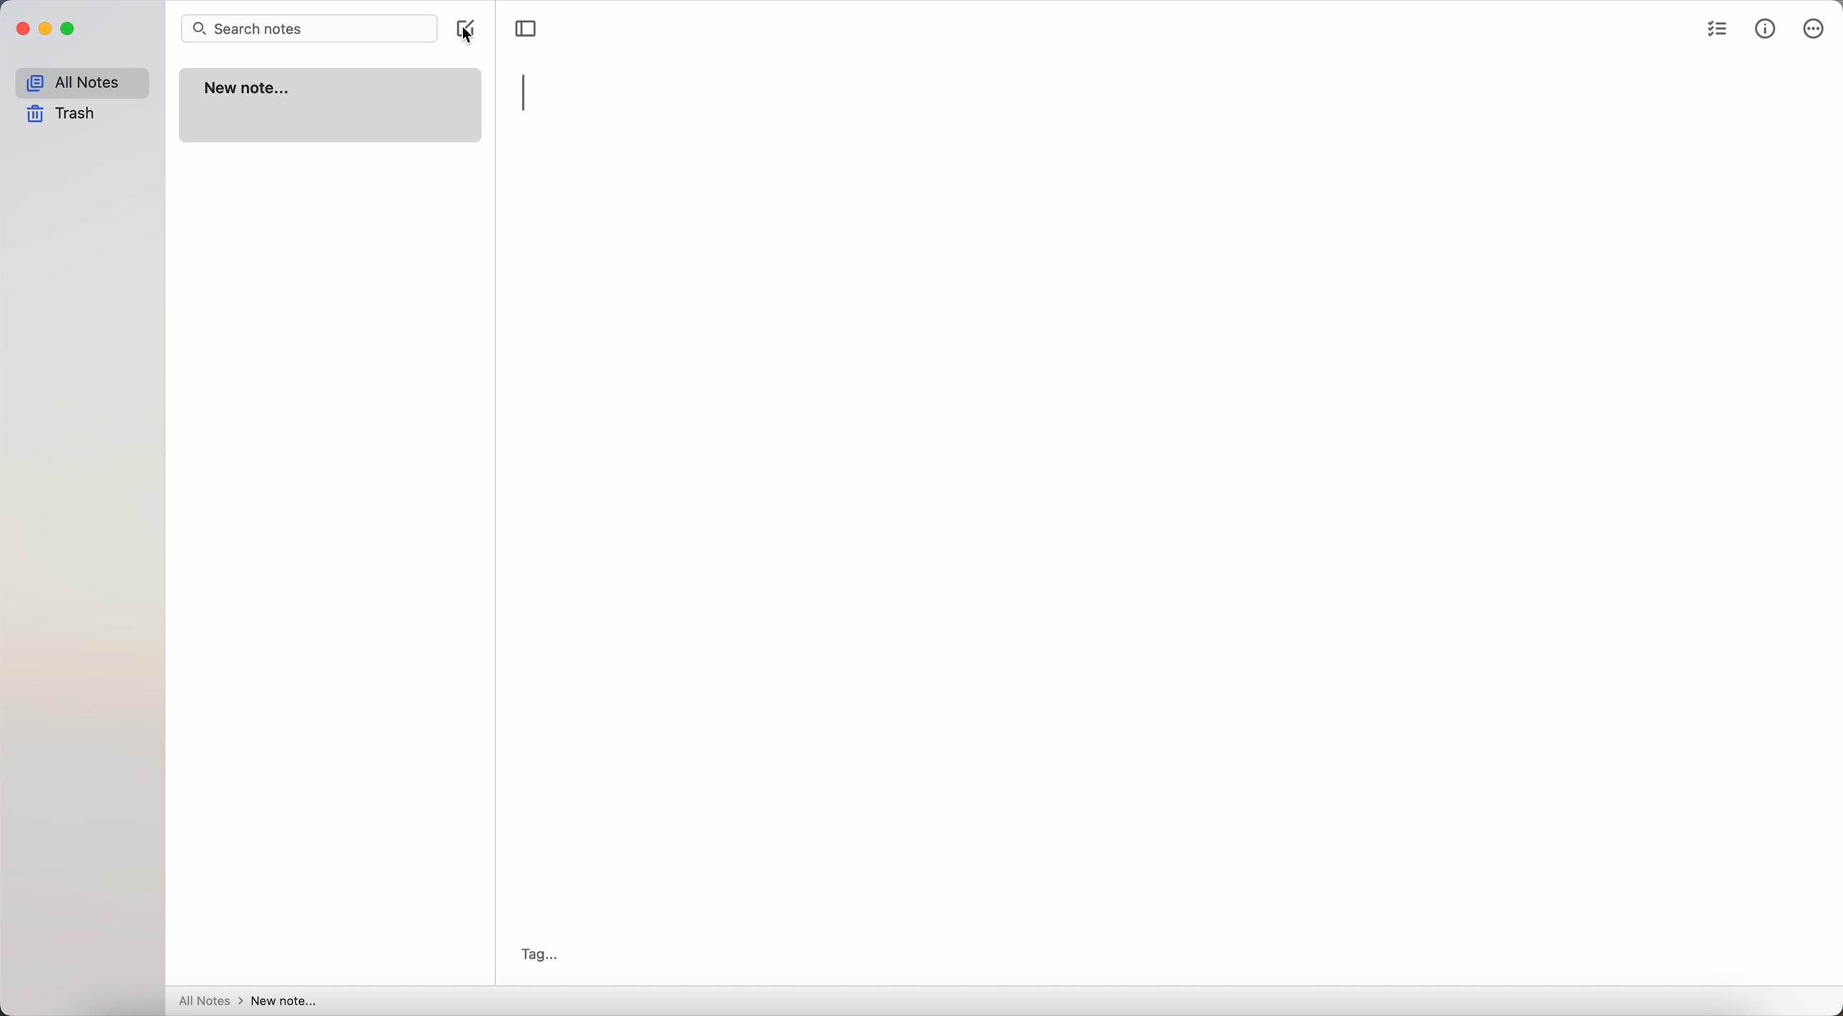 This screenshot has height=1016, width=1843. Describe the element at coordinates (466, 30) in the screenshot. I see `create note` at that location.